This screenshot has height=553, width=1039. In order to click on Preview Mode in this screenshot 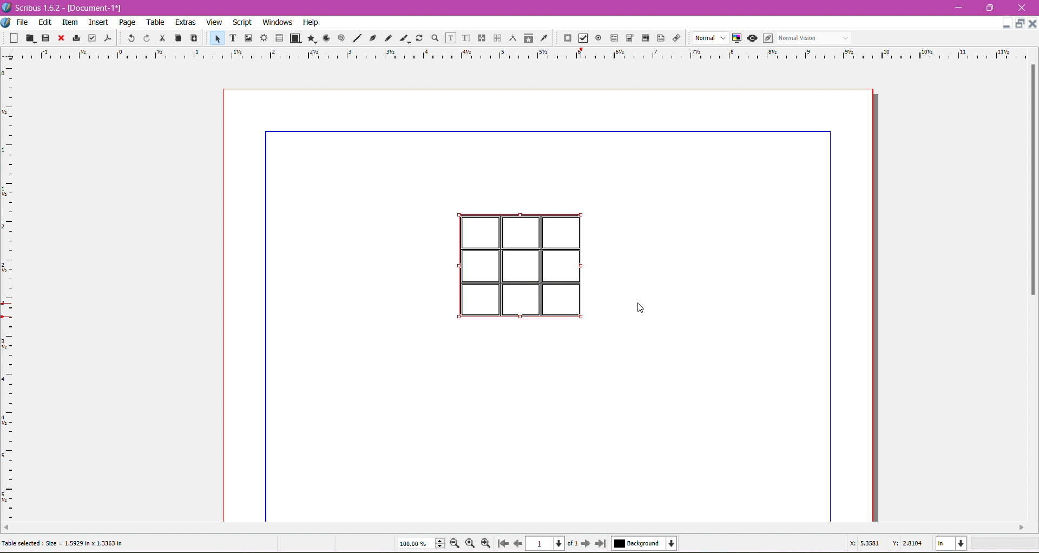, I will do `click(752, 38)`.